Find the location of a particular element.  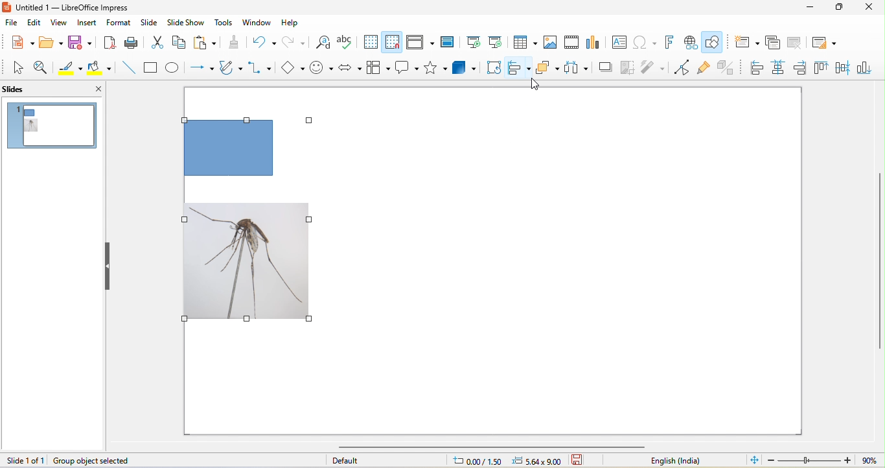

default is located at coordinates (369, 461).